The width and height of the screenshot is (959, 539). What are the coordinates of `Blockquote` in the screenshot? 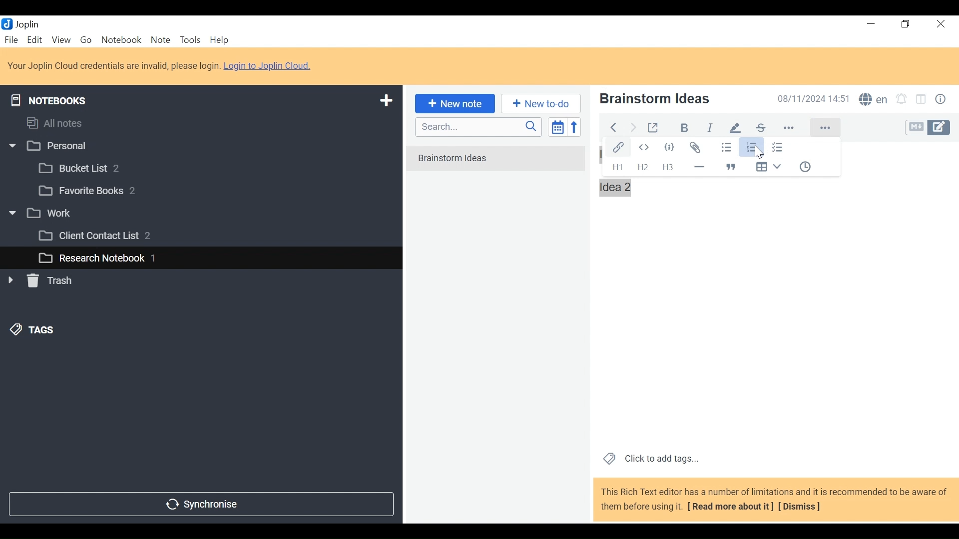 It's located at (732, 167).